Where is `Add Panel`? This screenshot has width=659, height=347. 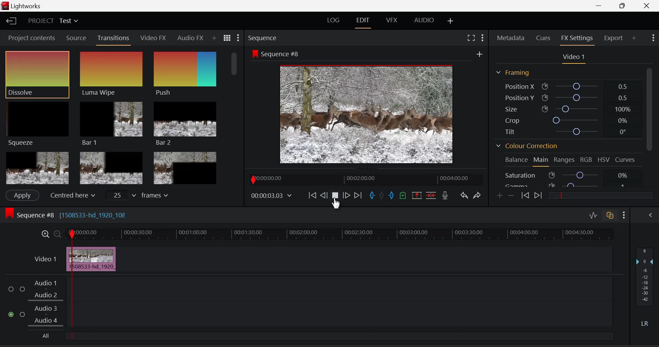 Add Panel is located at coordinates (634, 38).